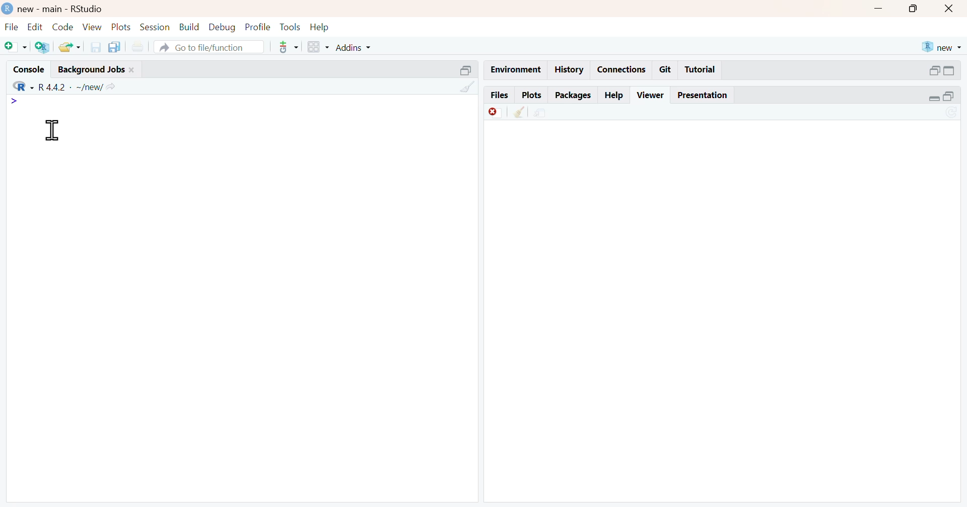 This screenshot has height=507, width=967. Describe the element at coordinates (96, 70) in the screenshot. I see `background jobs` at that location.